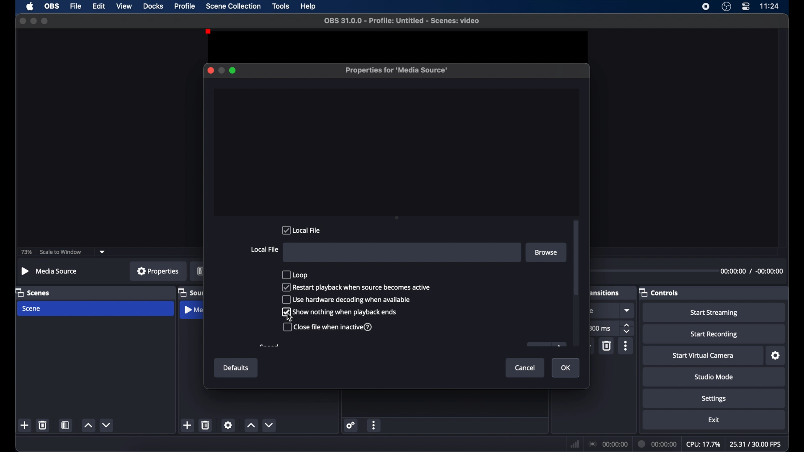 The height and width of the screenshot is (452, 804). I want to click on network, so click(575, 444).